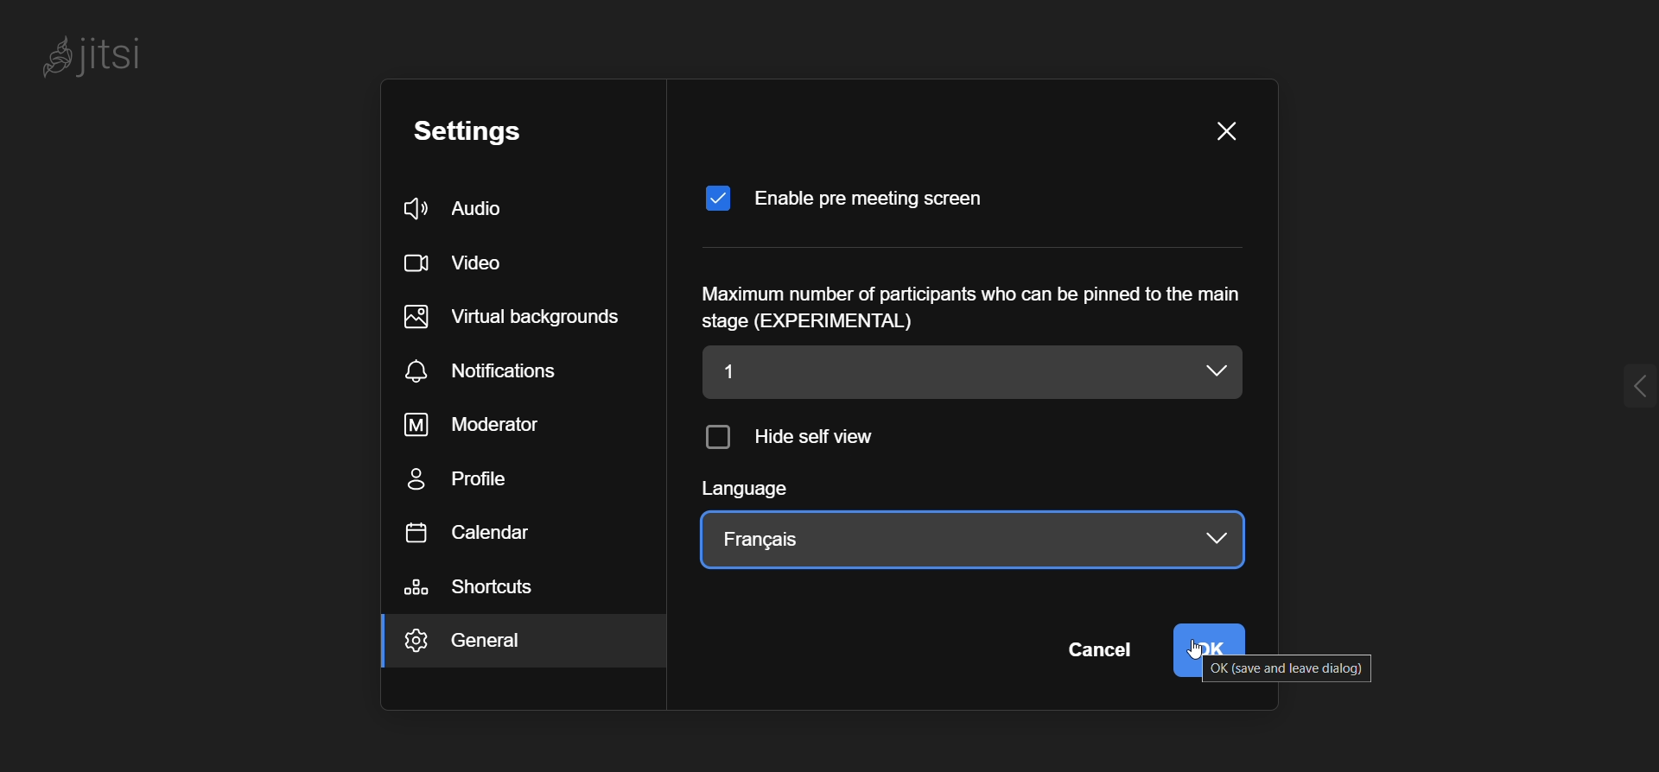  What do you see at coordinates (121, 63) in the screenshot?
I see `jitsi` at bounding box center [121, 63].